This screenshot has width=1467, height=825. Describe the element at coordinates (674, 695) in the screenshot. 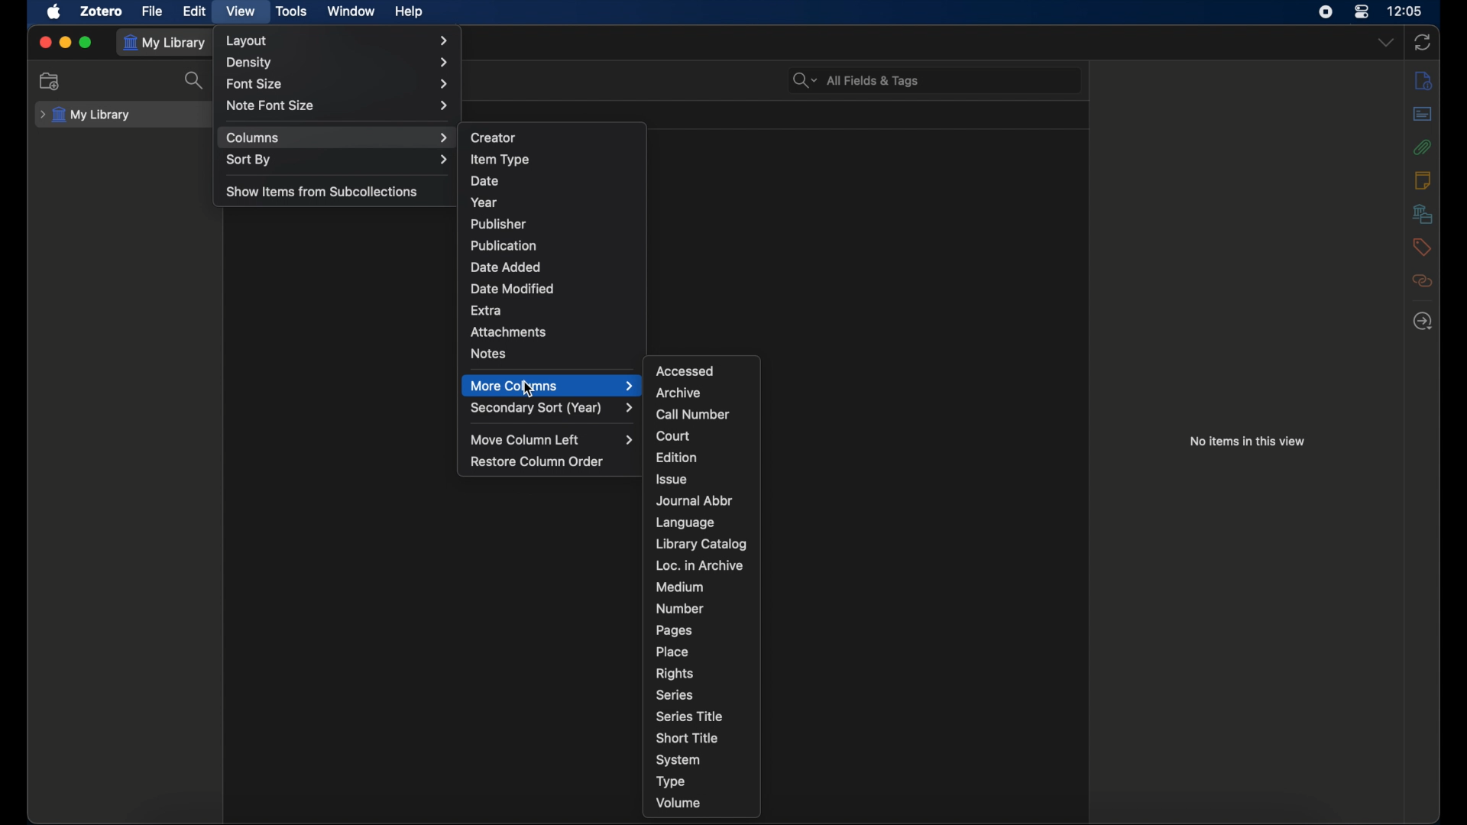

I see `series` at that location.